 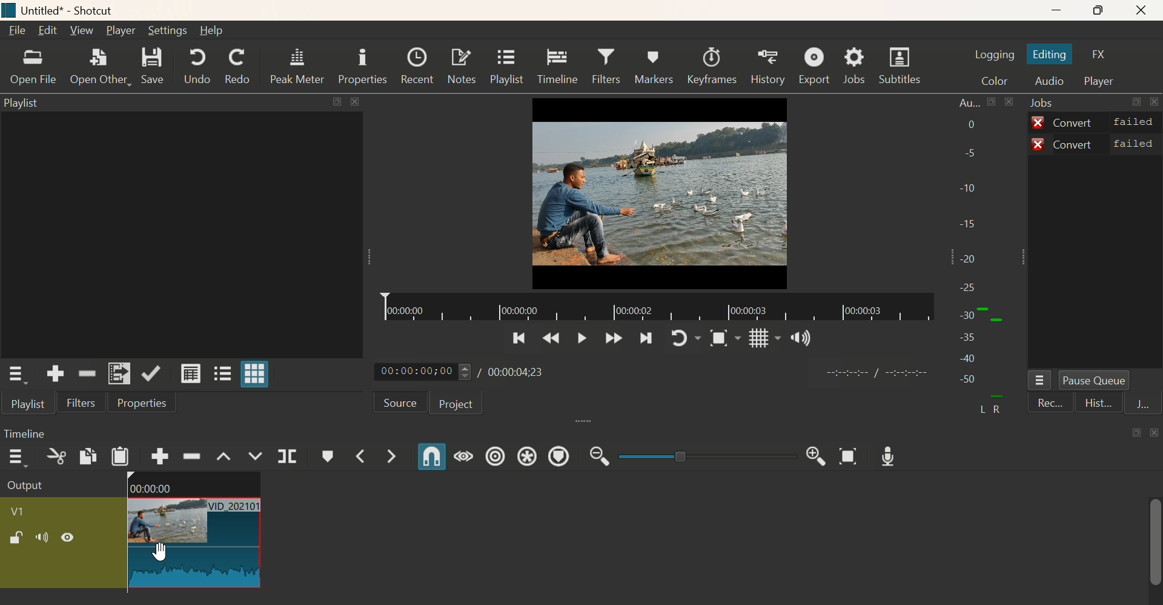 What do you see at coordinates (506, 67) in the screenshot?
I see `Playlist` at bounding box center [506, 67].